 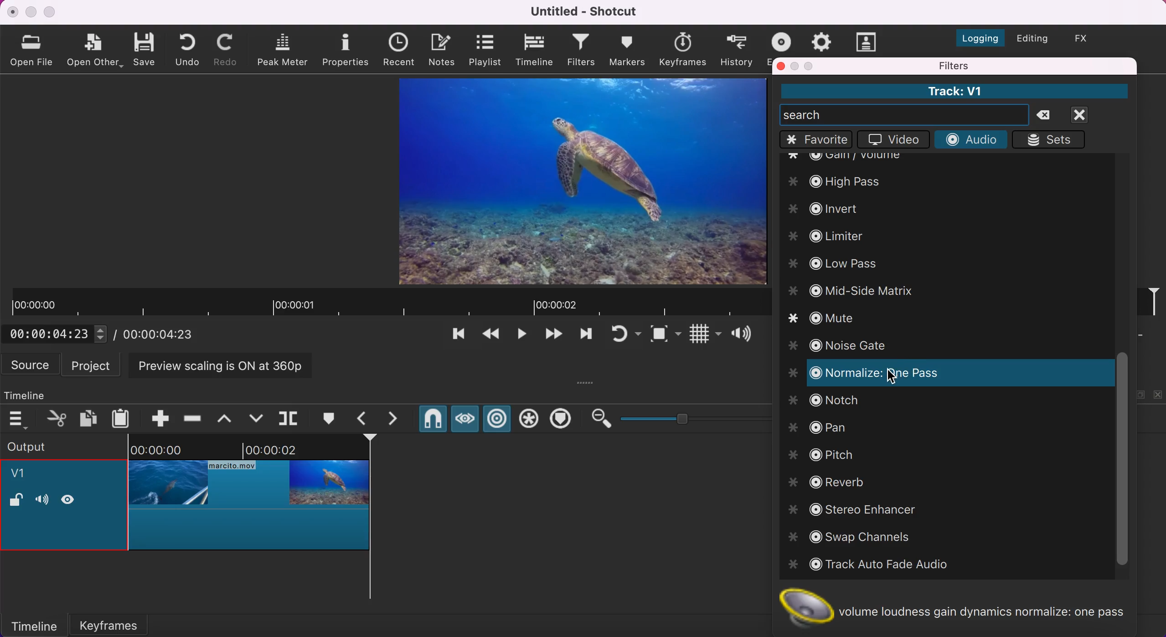 What do you see at coordinates (627, 50) in the screenshot?
I see `markers` at bounding box center [627, 50].